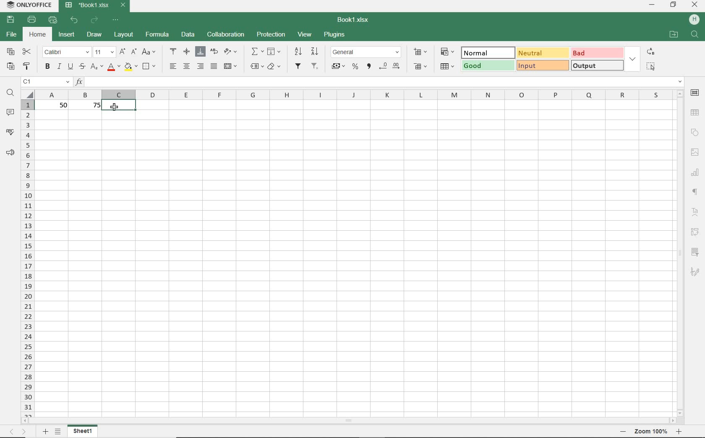 The height and width of the screenshot is (438, 705). I want to click on Input function, so click(379, 81).